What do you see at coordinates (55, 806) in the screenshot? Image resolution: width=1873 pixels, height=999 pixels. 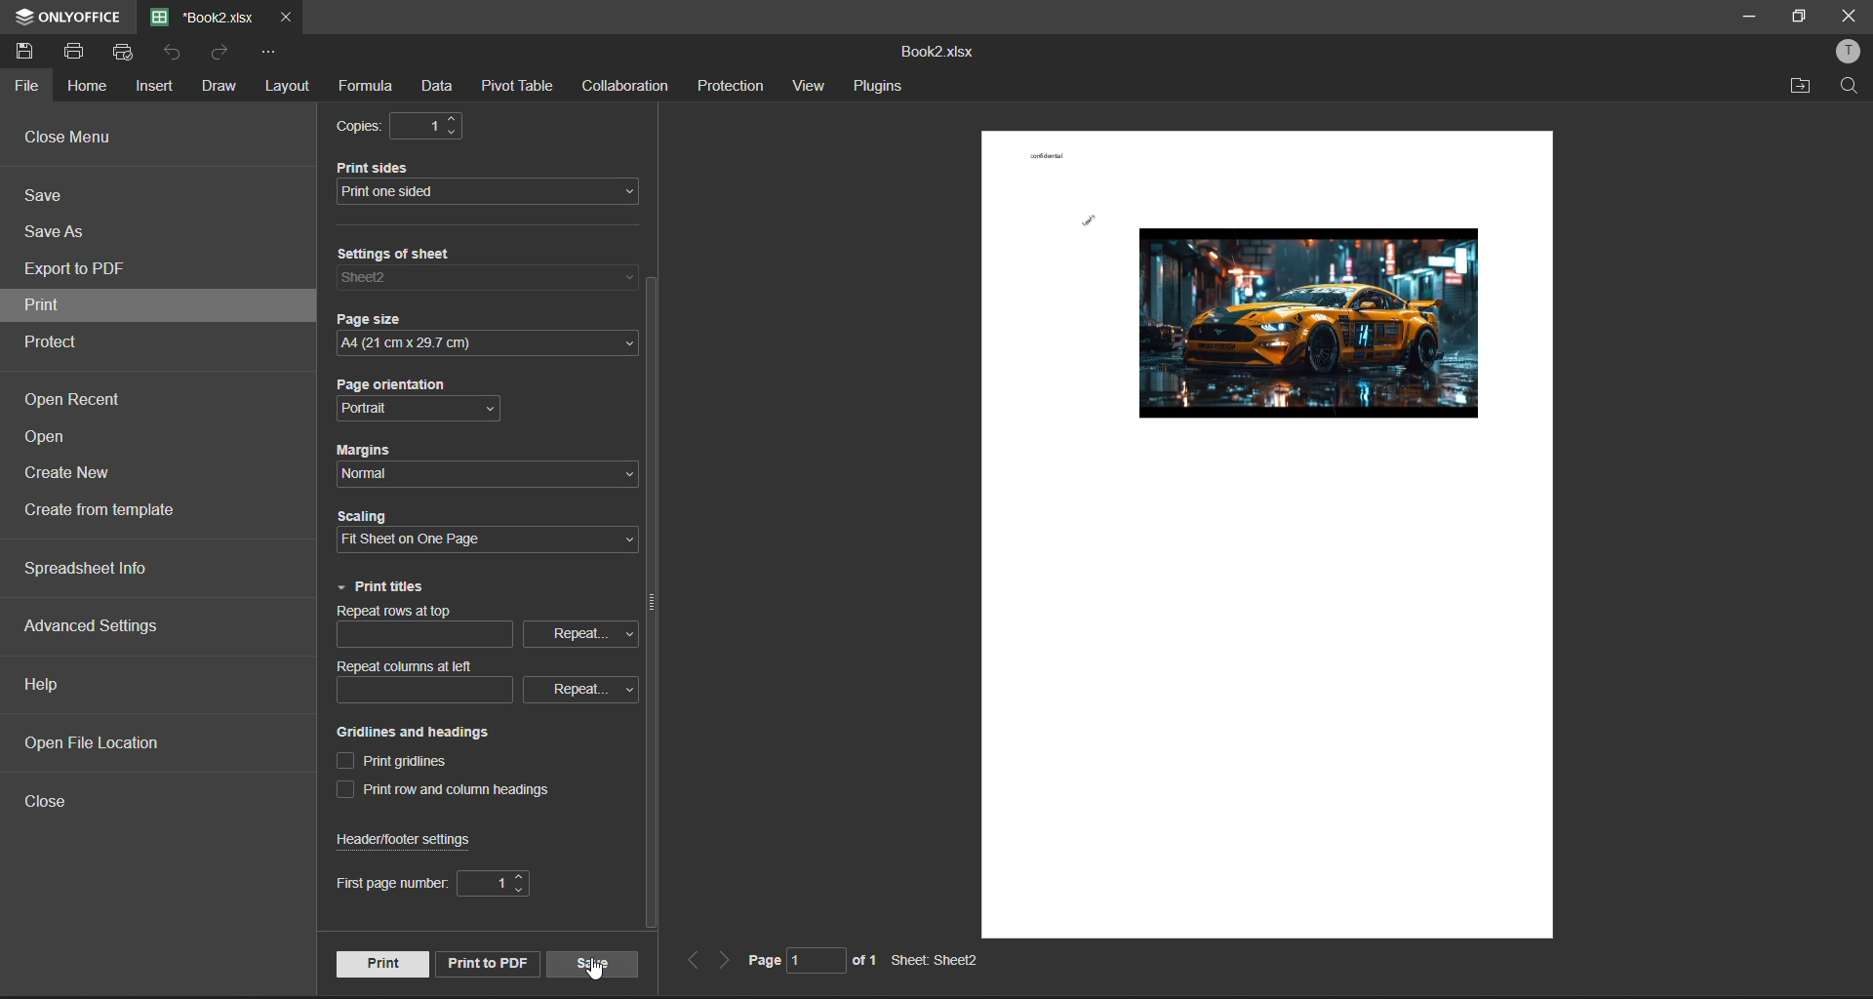 I see `close` at bounding box center [55, 806].